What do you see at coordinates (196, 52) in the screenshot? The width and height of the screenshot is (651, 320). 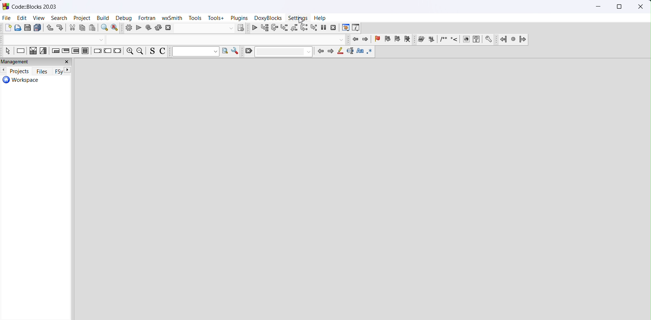 I see `text to search` at bounding box center [196, 52].